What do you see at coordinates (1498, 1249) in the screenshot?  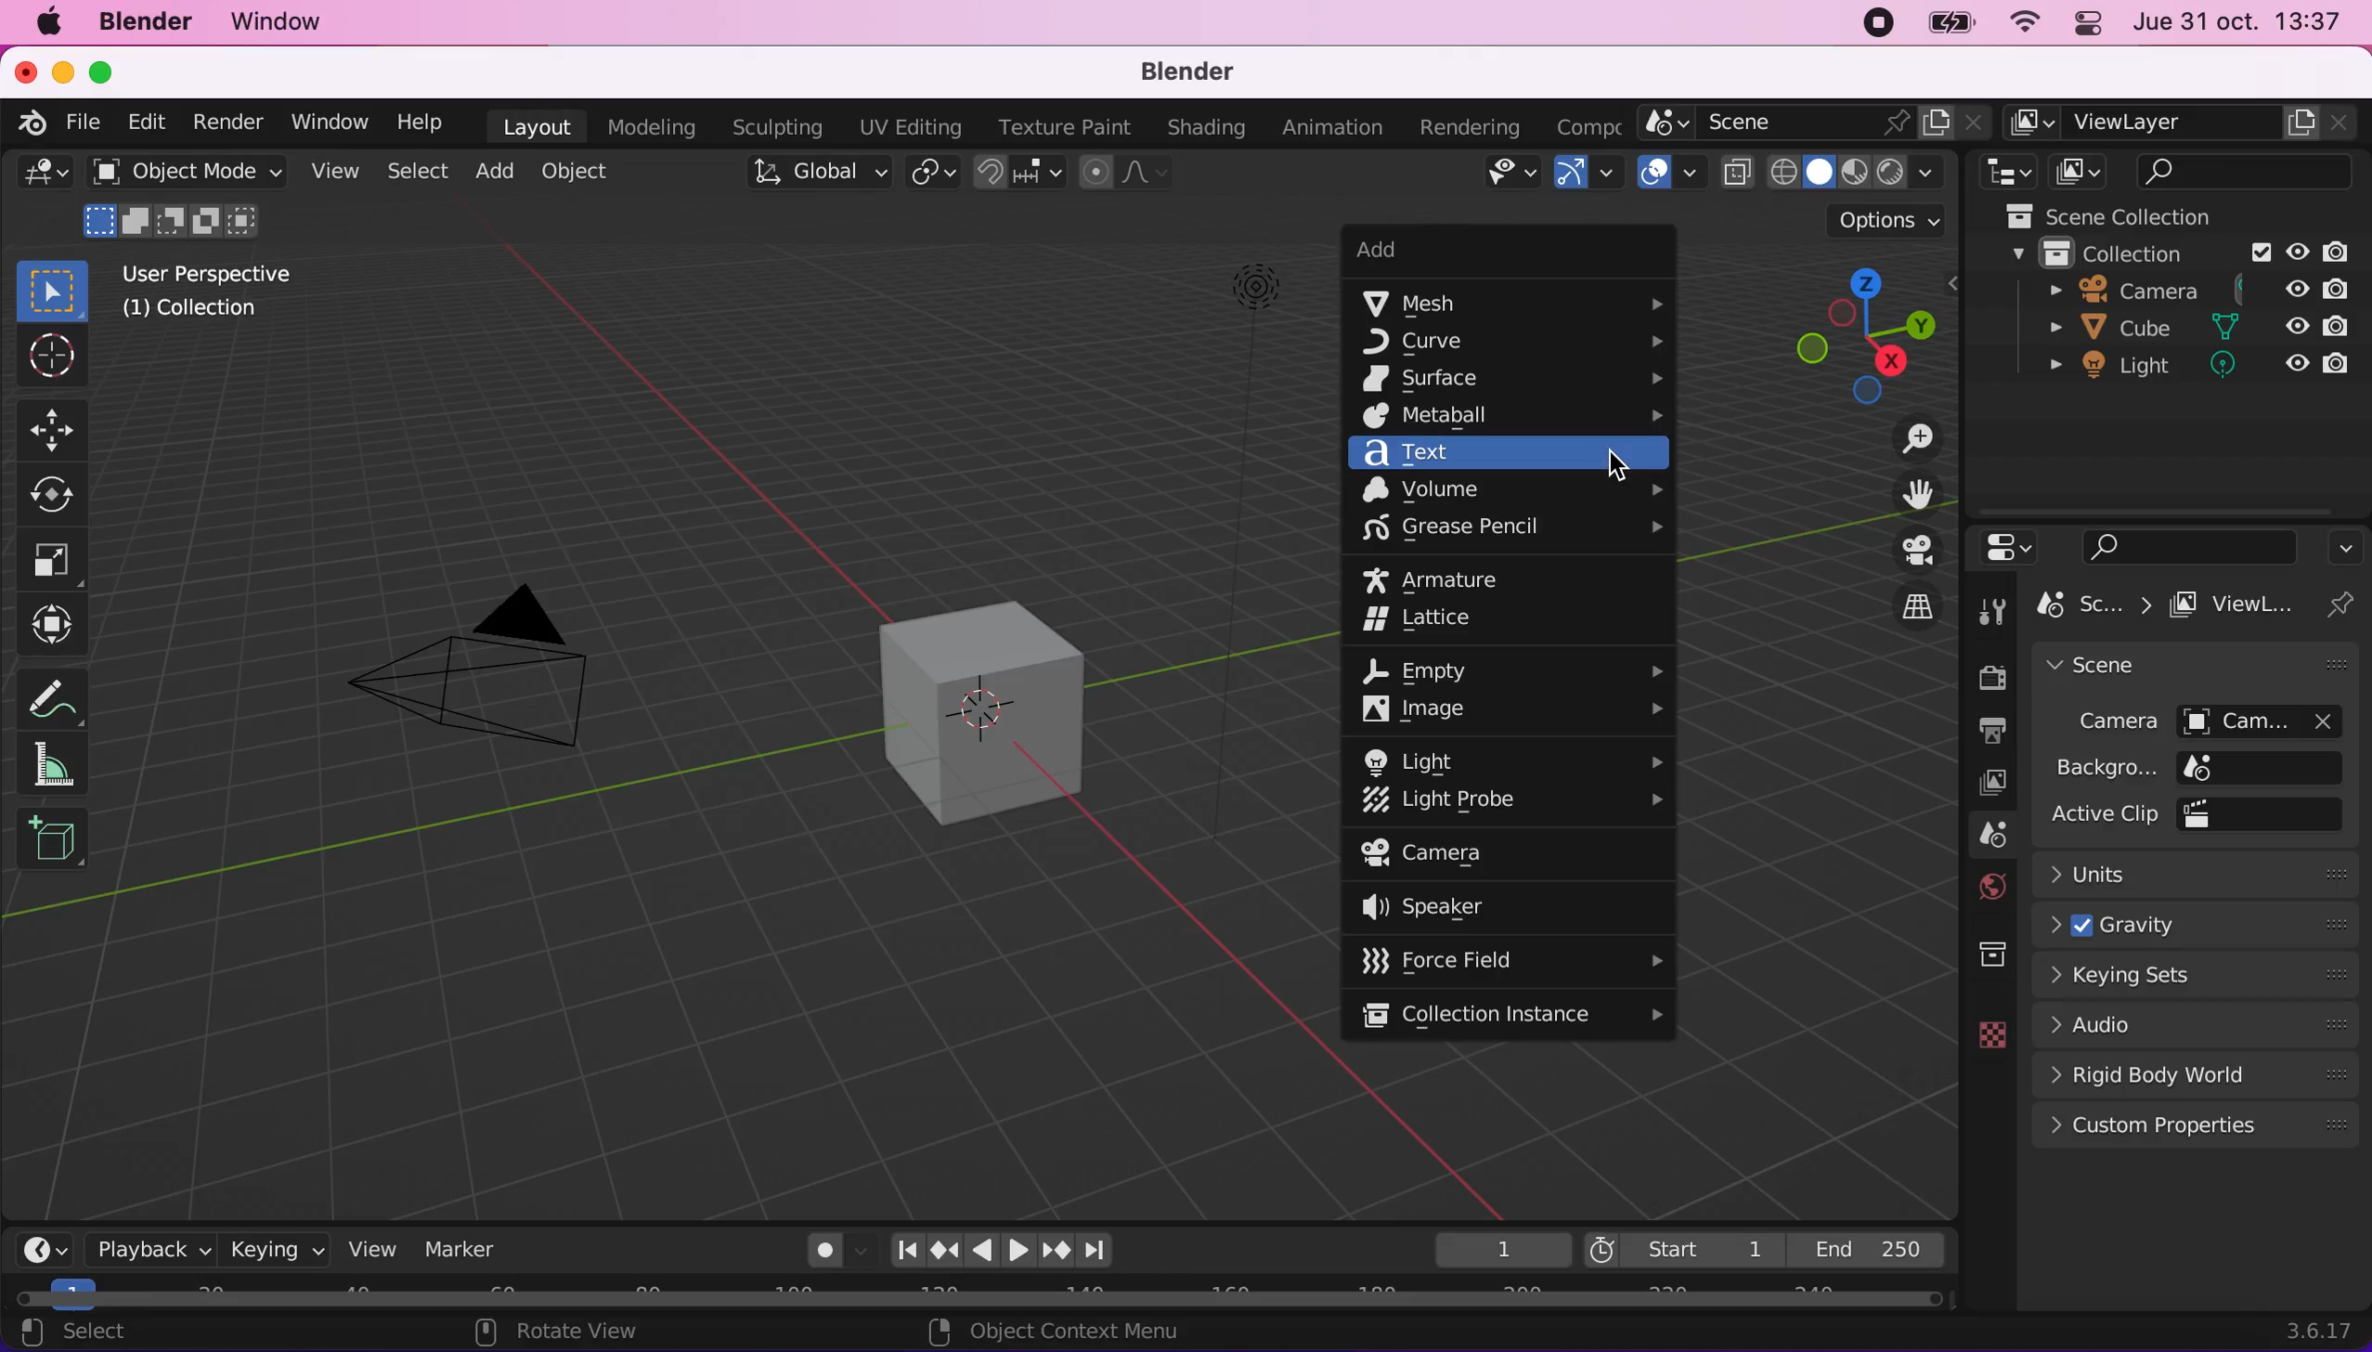 I see `current frame` at bounding box center [1498, 1249].